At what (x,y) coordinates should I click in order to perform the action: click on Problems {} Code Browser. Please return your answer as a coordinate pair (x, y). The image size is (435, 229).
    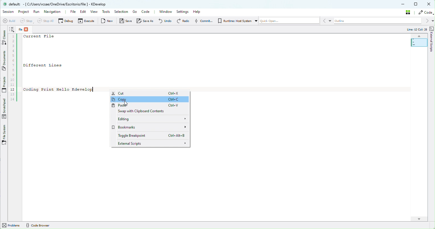
    Looking at the image, I should click on (42, 225).